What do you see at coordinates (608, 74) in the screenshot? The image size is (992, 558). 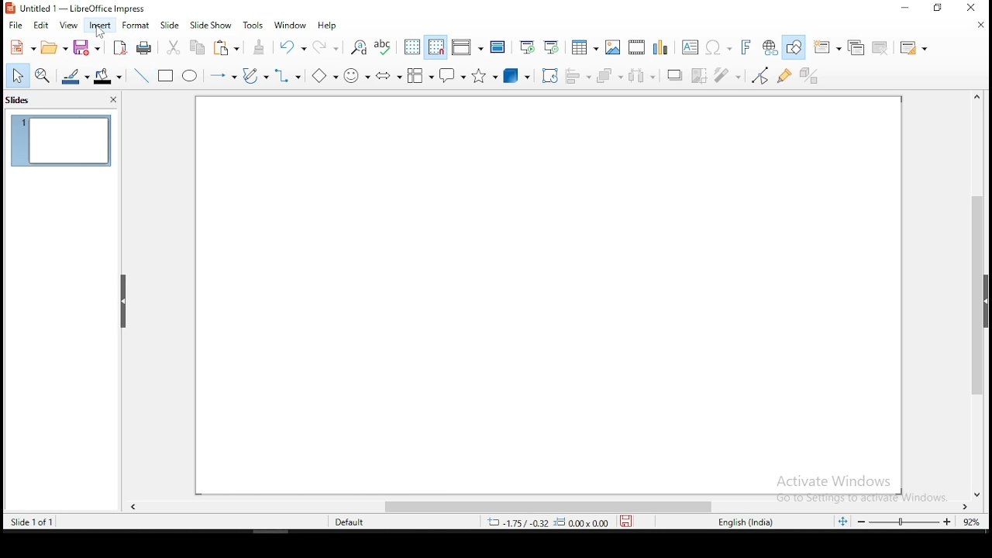 I see `arrange` at bounding box center [608, 74].